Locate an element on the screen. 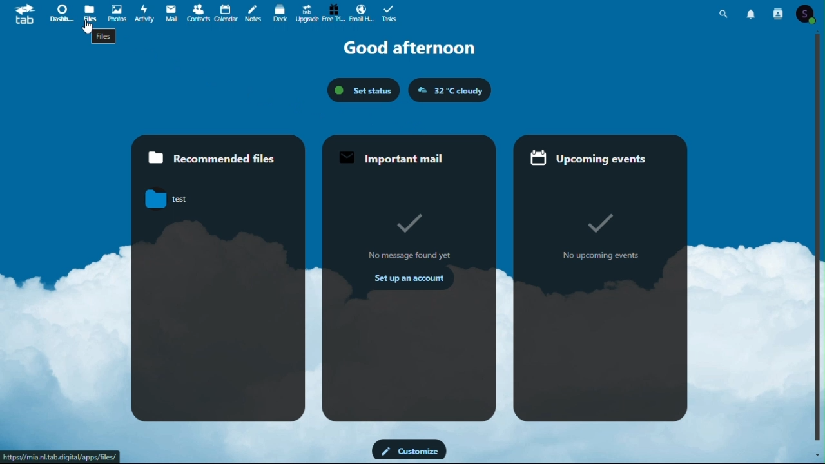 The height and width of the screenshot is (464, 825). right option is located at coordinates (595, 214).